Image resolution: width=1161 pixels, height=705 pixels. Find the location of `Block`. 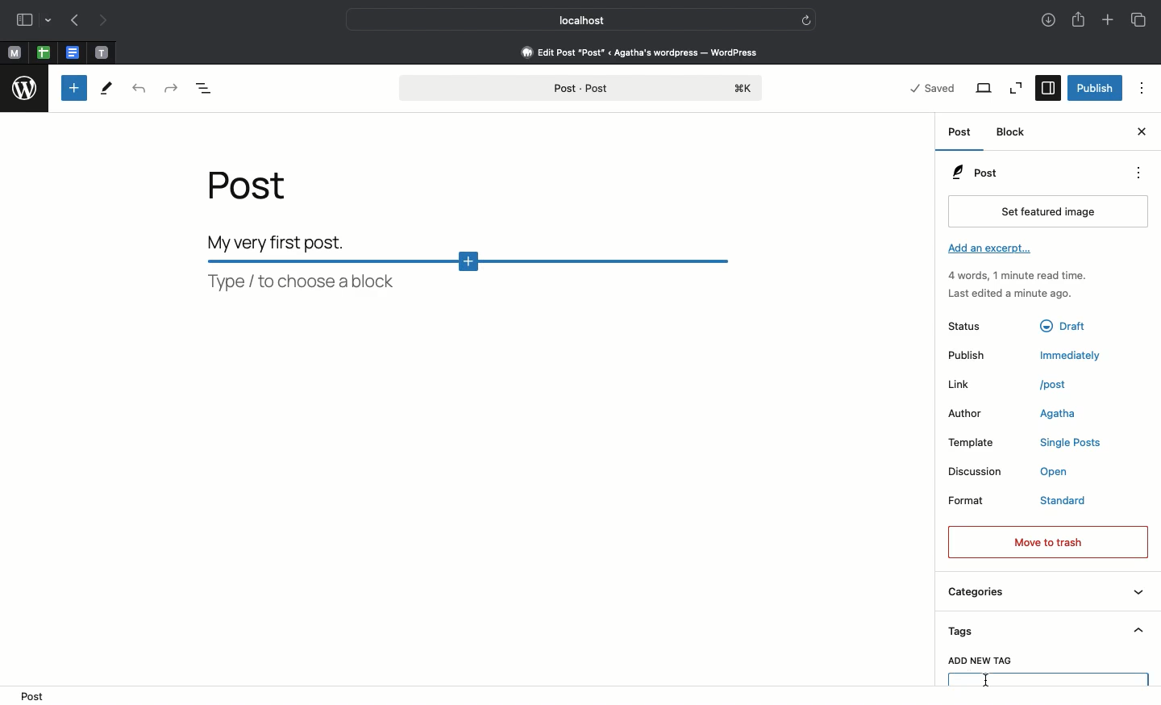

Block is located at coordinates (476, 275).